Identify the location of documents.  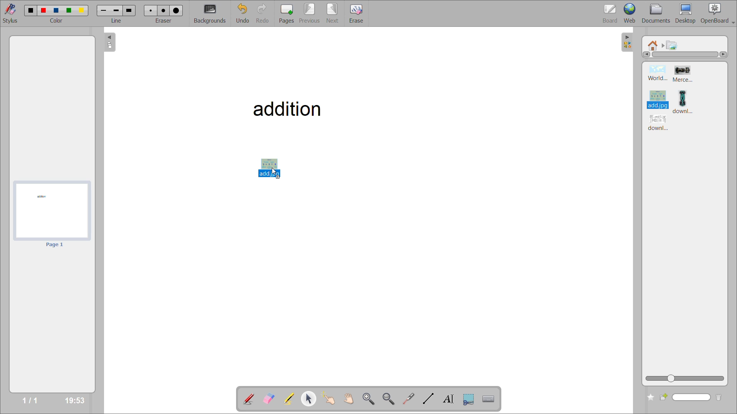
(659, 13).